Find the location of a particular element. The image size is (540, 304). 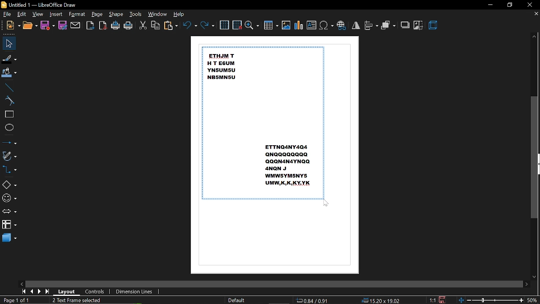

fill line is located at coordinates (10, 58).